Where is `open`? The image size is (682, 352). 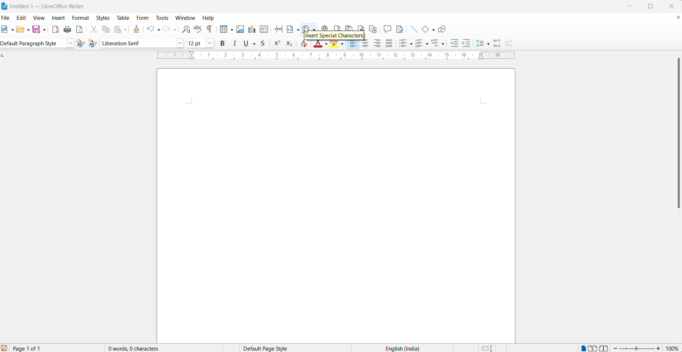
open is located at coordinates (20, 30).